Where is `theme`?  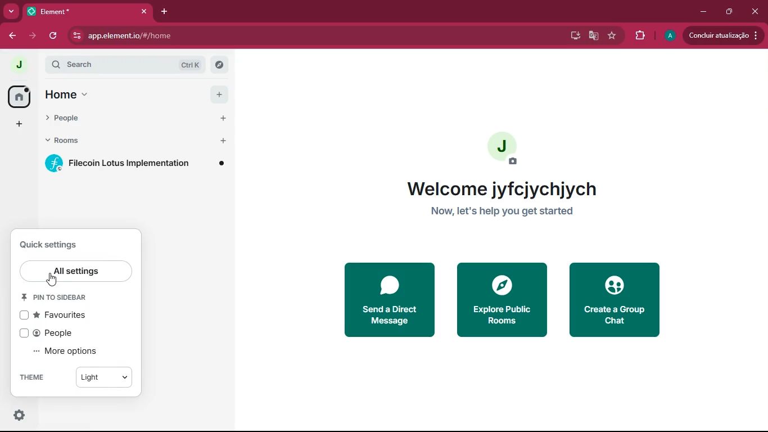 theme is located at coordinates (34, 376).